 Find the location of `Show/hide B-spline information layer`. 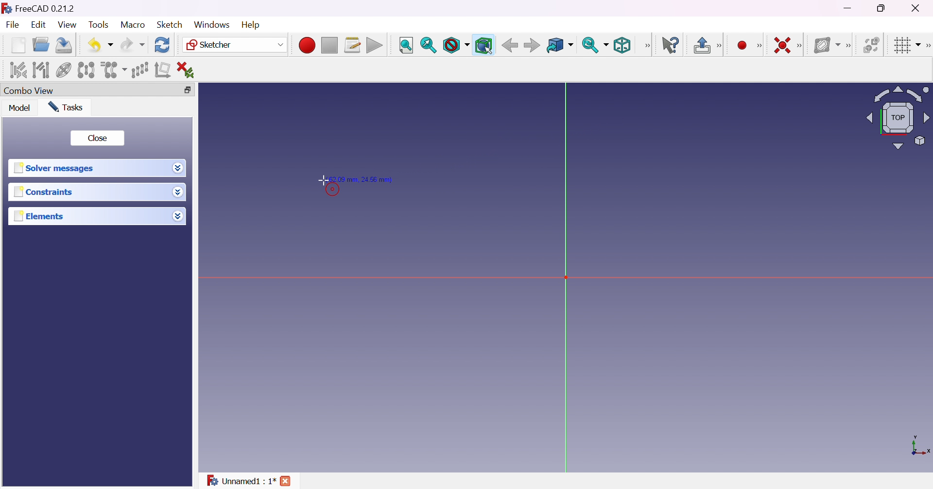

Show/hide B-spline information layer is located at coordinates (827, 45).